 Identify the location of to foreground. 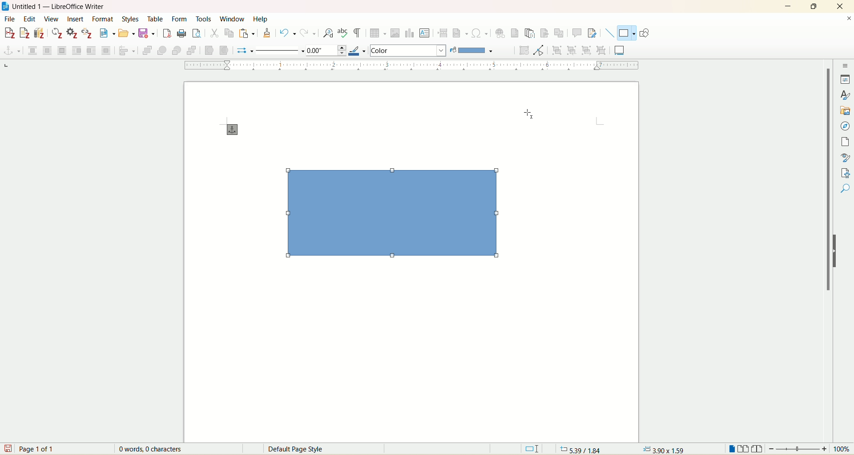
(211, 50).